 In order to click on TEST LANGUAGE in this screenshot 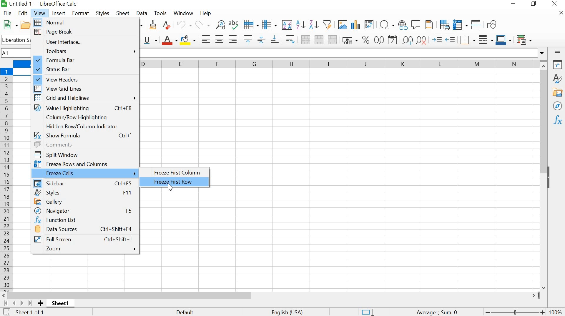, I will do `click(291, 312)`.